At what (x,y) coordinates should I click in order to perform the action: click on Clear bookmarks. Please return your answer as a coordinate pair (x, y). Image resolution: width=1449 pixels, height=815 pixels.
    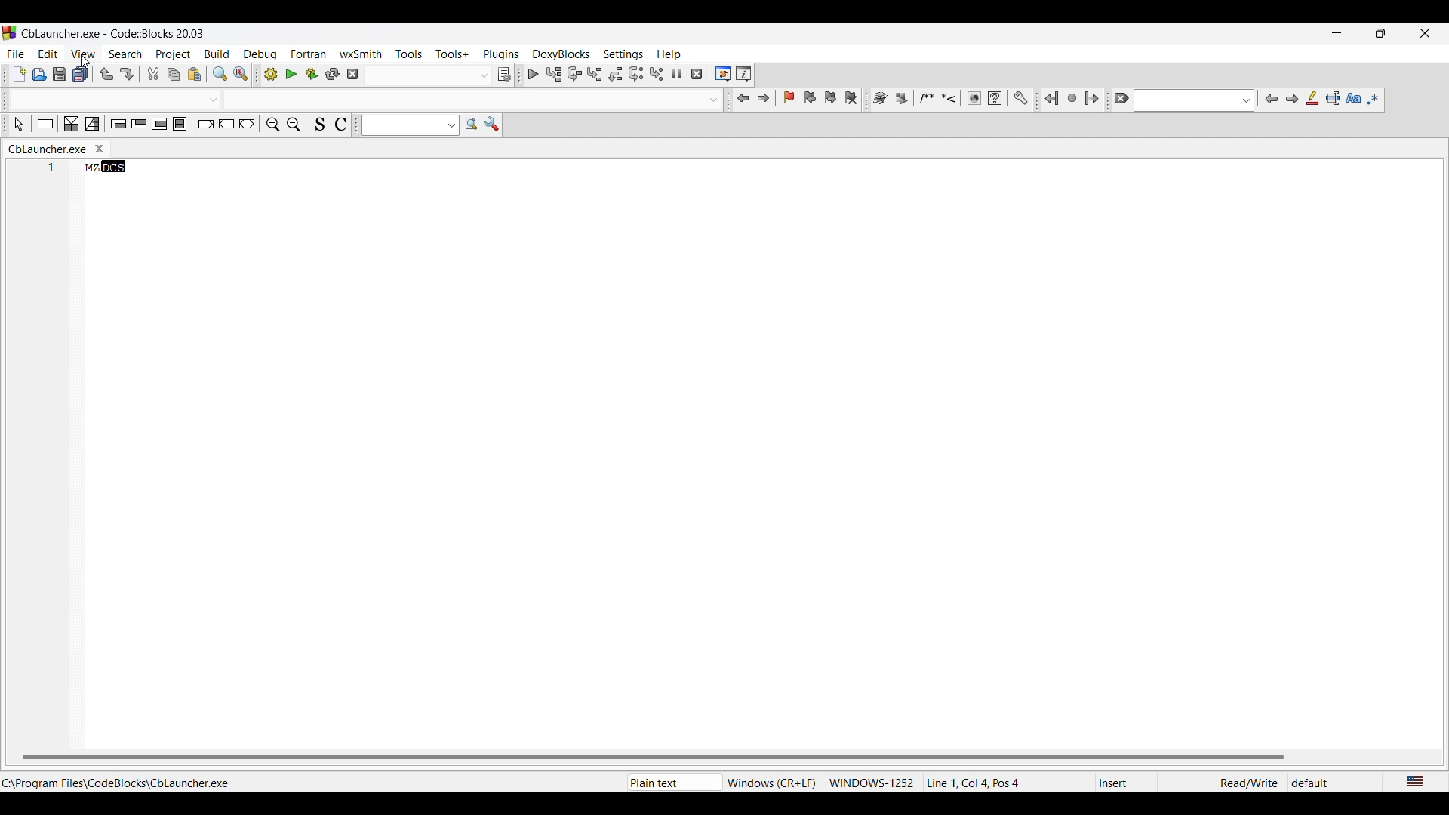
    Looking at the image, I should click on (851, 97).